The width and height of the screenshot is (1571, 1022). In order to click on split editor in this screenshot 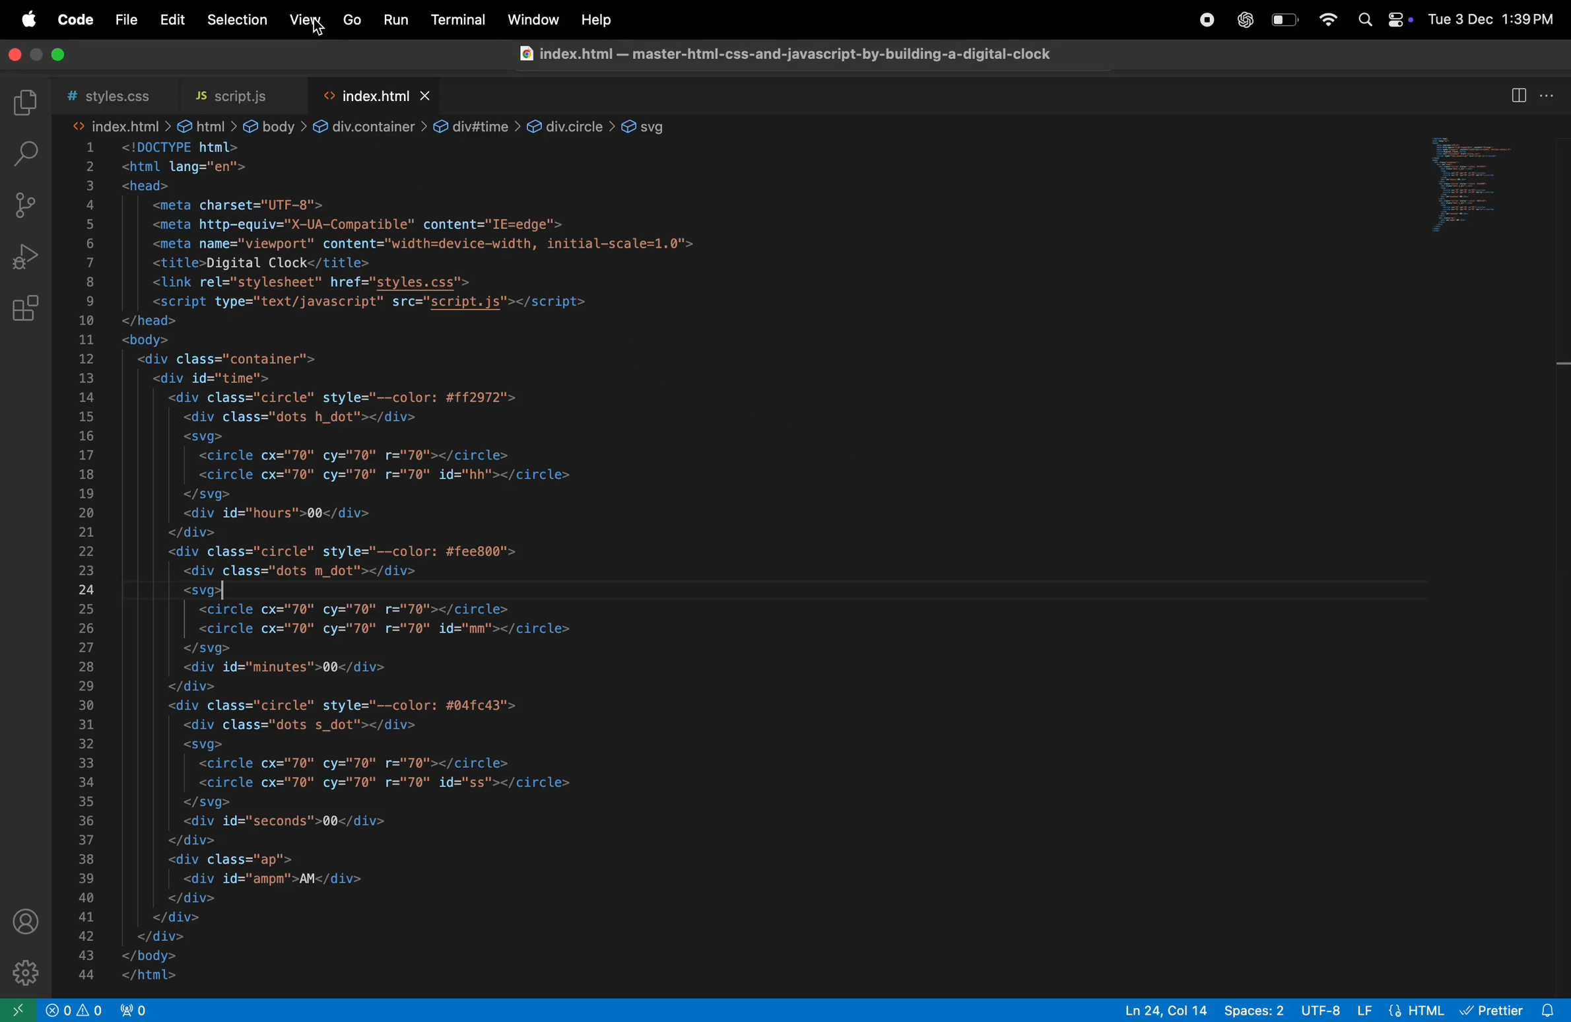, I will do `click(1518, 95)`.